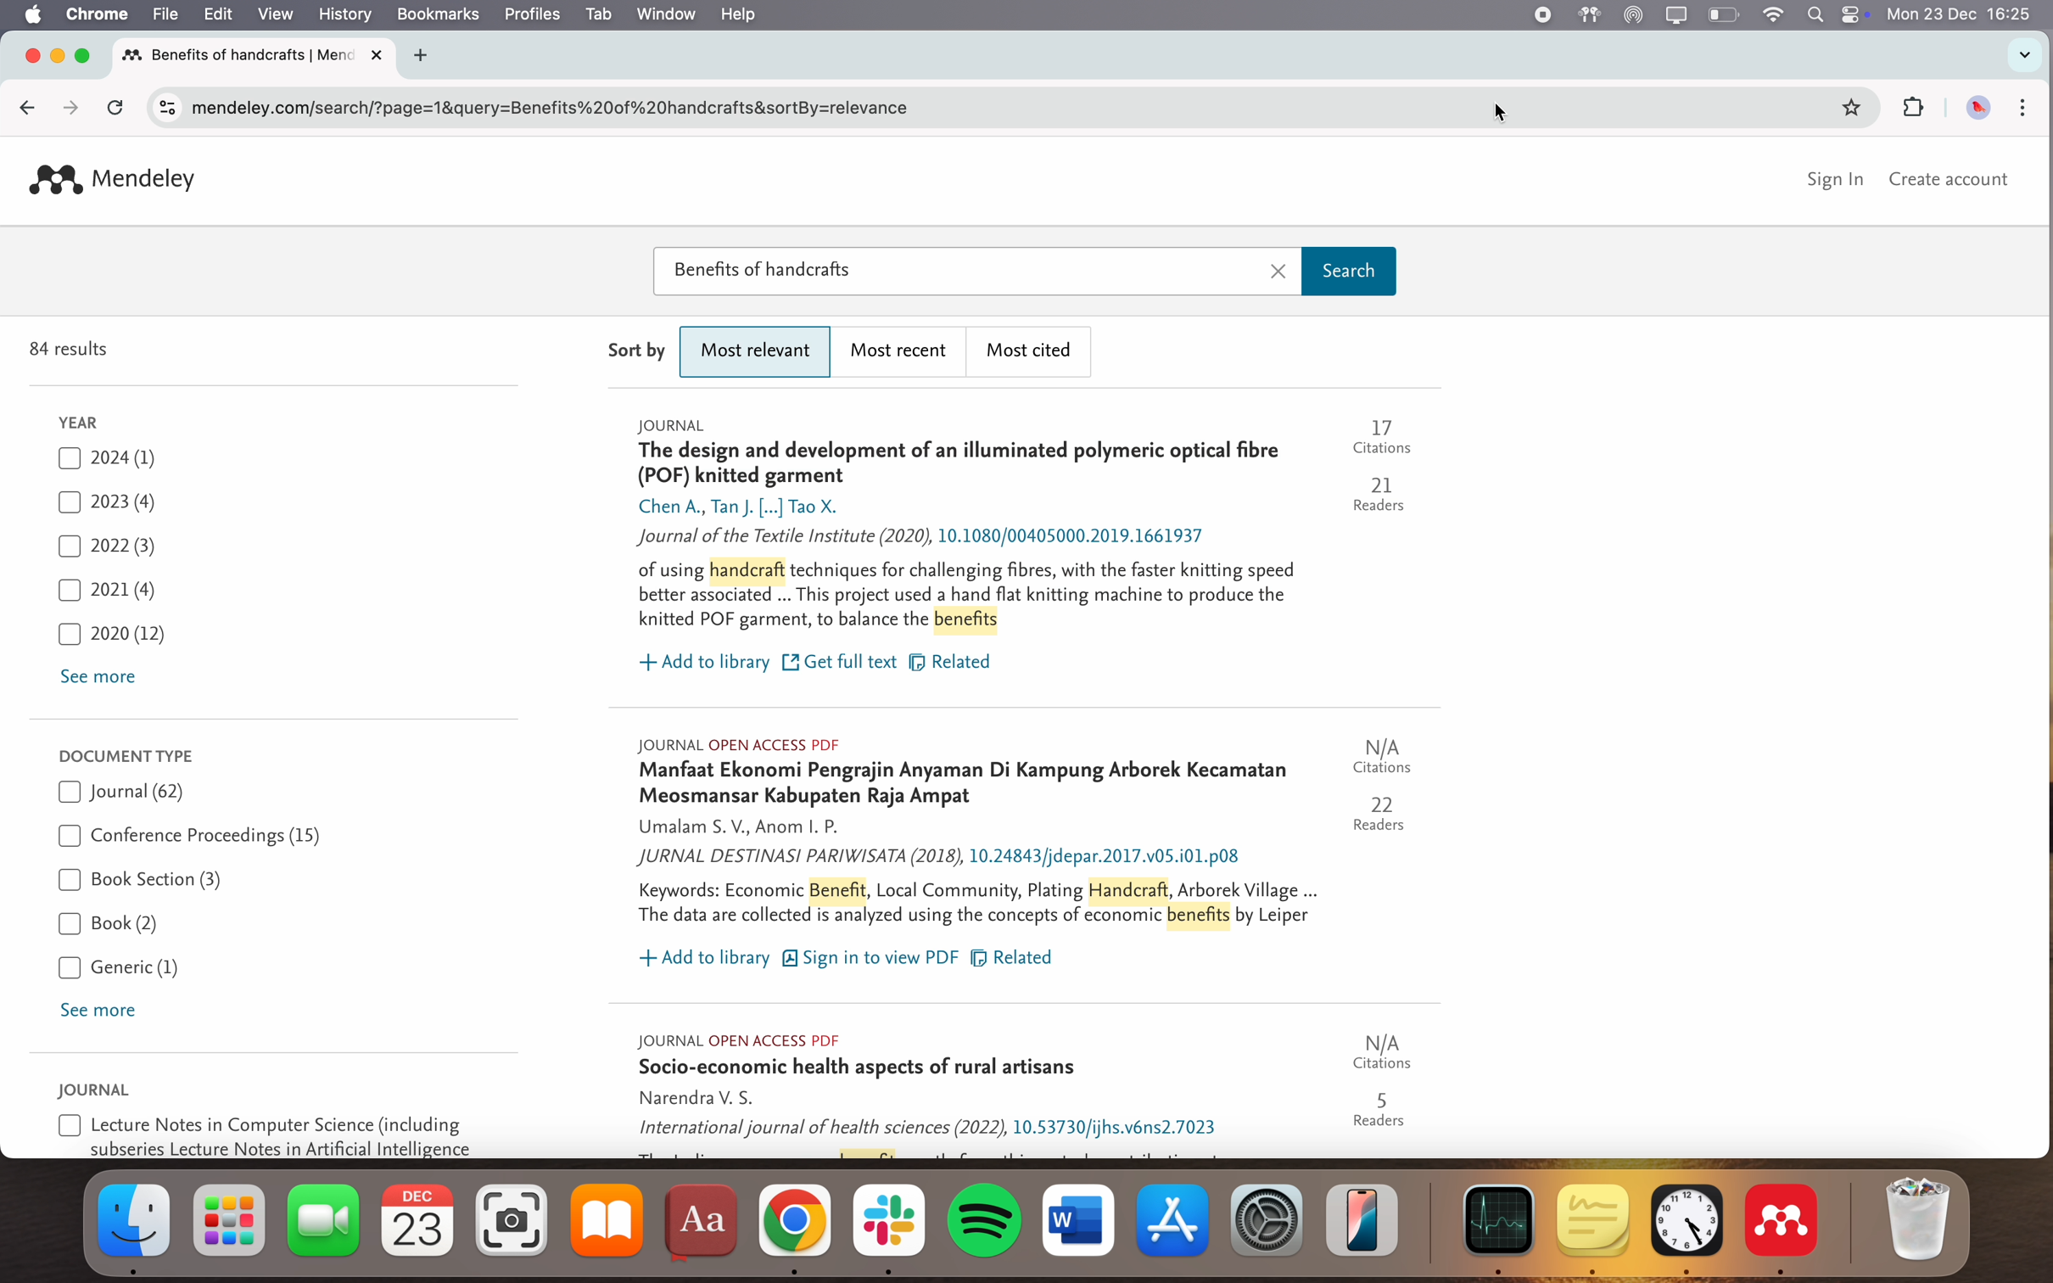 This screenshot has height=1283, width=2053. Describe the element at coordinates (102, 679) in the screenshot. I see `see more` at that location.